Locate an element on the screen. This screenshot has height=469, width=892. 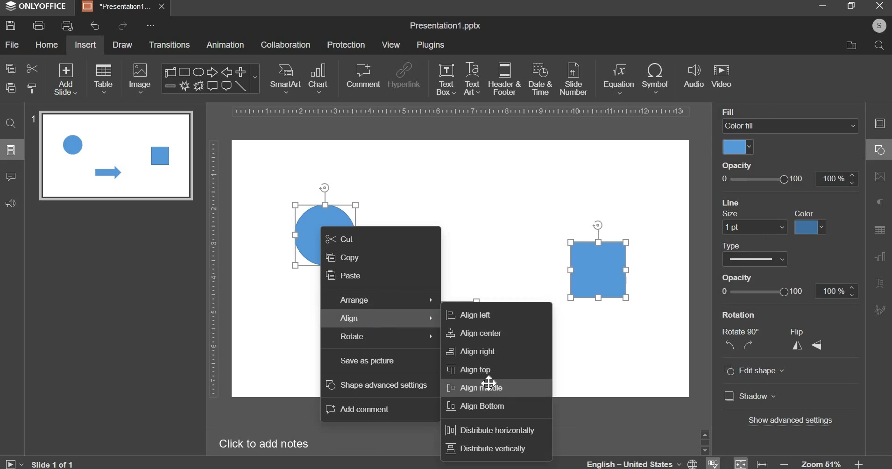
flip horizontal is located at coordinates (800, 345).